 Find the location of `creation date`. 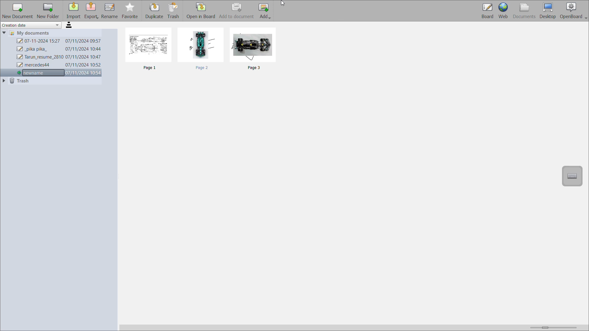

creation date is located at coordinates (32, 25).